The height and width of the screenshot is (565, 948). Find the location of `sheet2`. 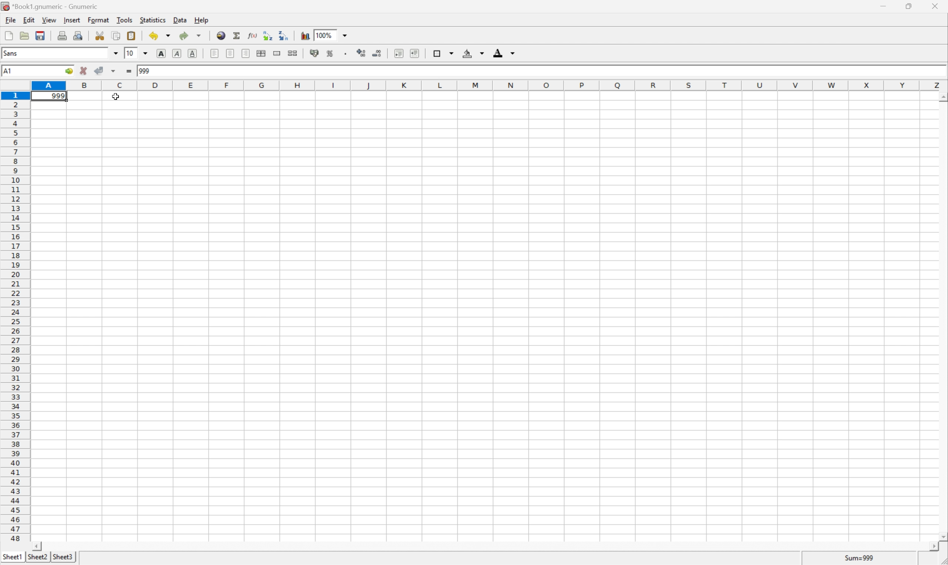

sheet2 is located at coordinates (37, 560).